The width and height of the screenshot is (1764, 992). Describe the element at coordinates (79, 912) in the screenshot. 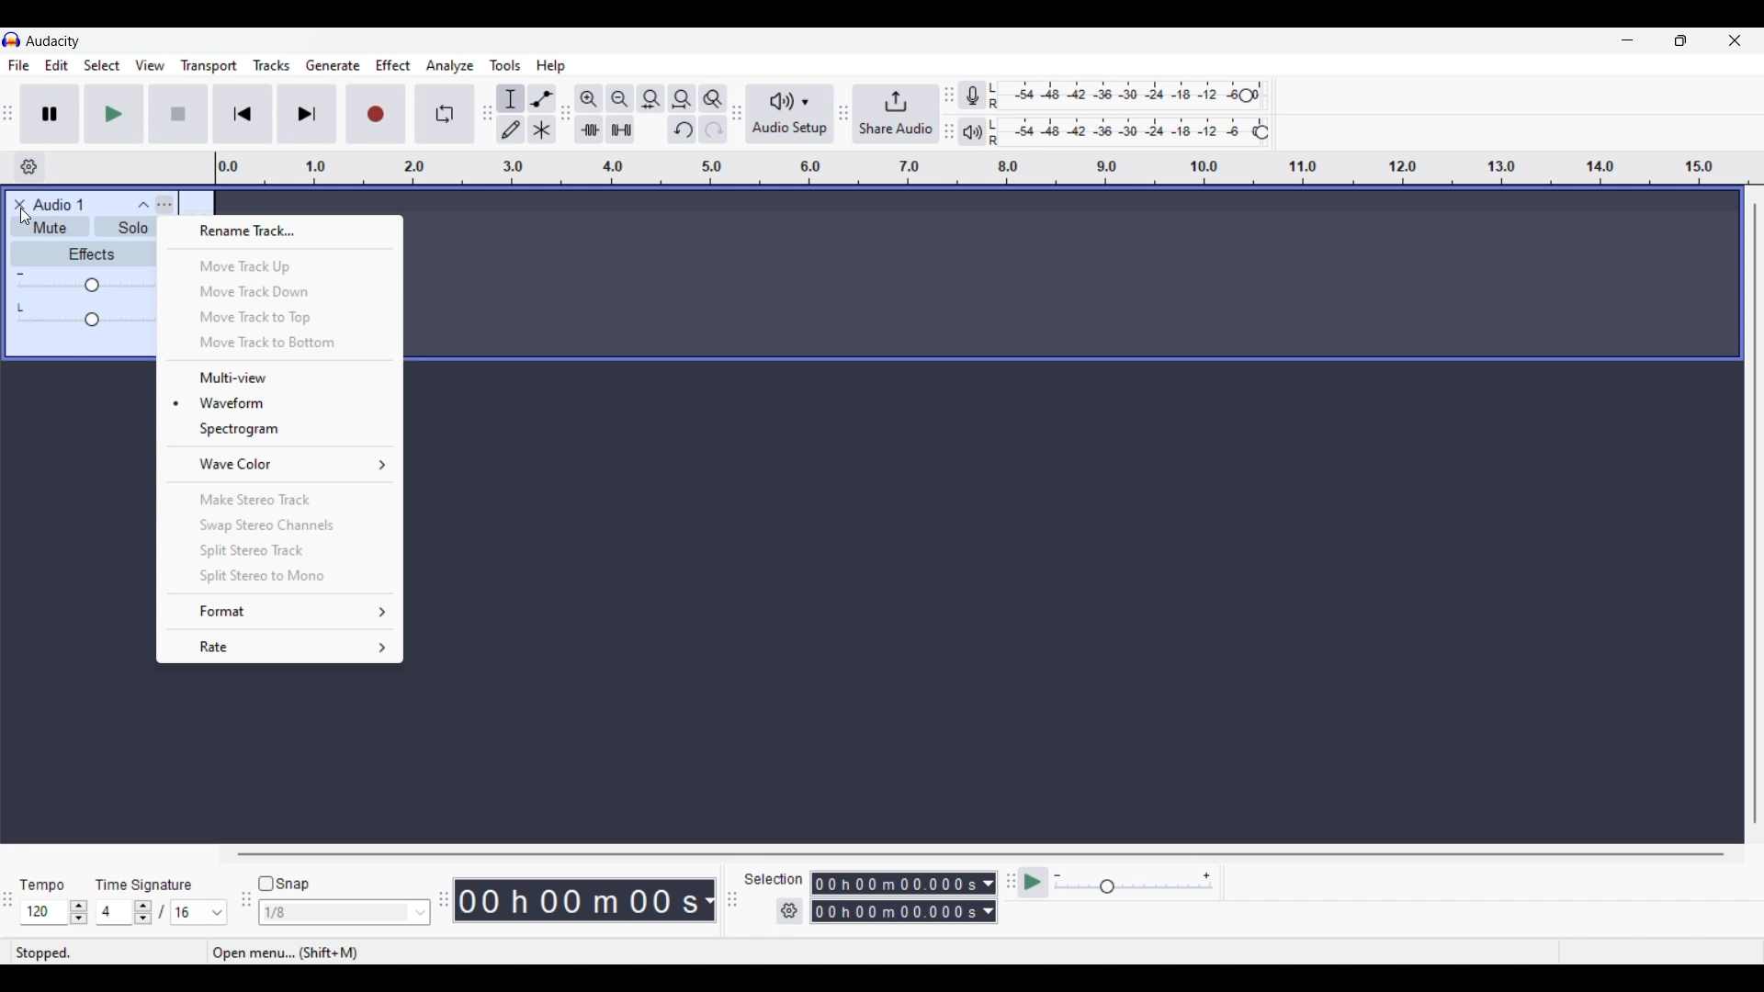

I see `Increase/Decrease tempo` at that location.